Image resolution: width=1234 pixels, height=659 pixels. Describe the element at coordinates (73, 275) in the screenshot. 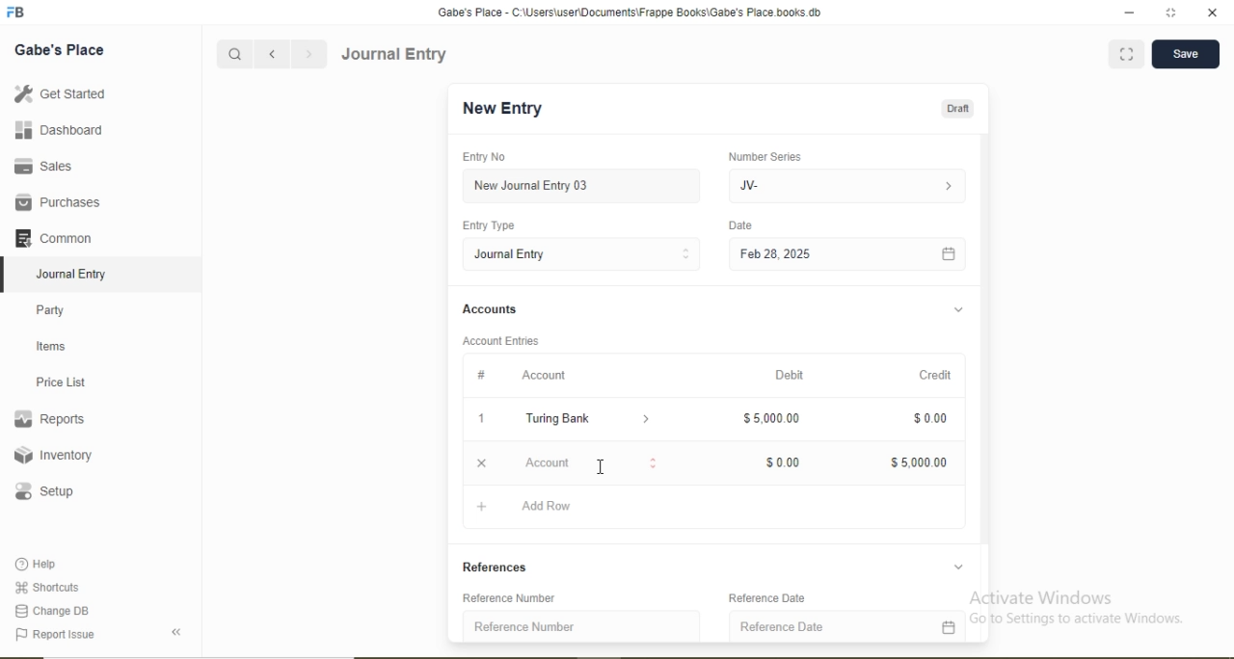

I see `Journal Entry` at that location.